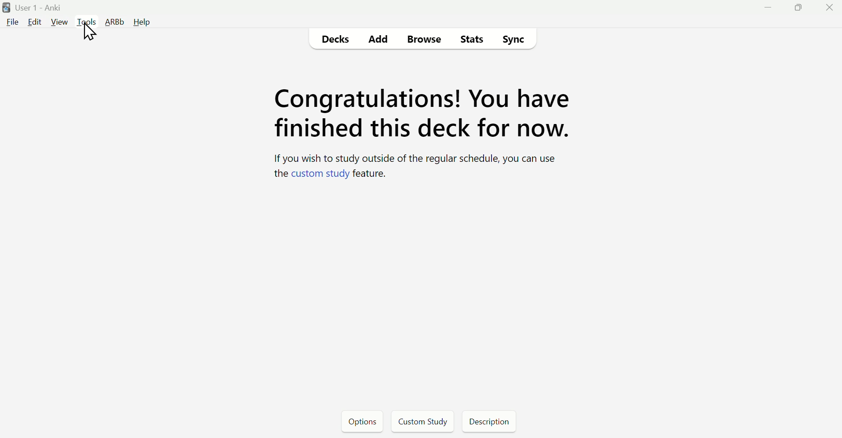 This screenshot has height=438, width=842. What do you see at coordinates (471, 40) in the screenshot?
I see `Stats` at bounding box center [471, 40].